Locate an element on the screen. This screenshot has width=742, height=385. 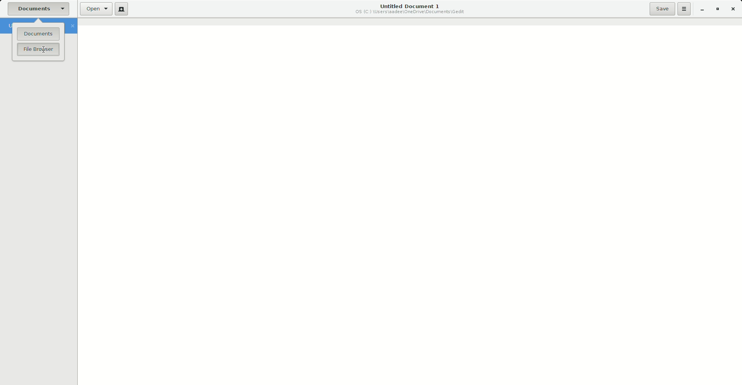
Open is located at coordinates (94, 10).